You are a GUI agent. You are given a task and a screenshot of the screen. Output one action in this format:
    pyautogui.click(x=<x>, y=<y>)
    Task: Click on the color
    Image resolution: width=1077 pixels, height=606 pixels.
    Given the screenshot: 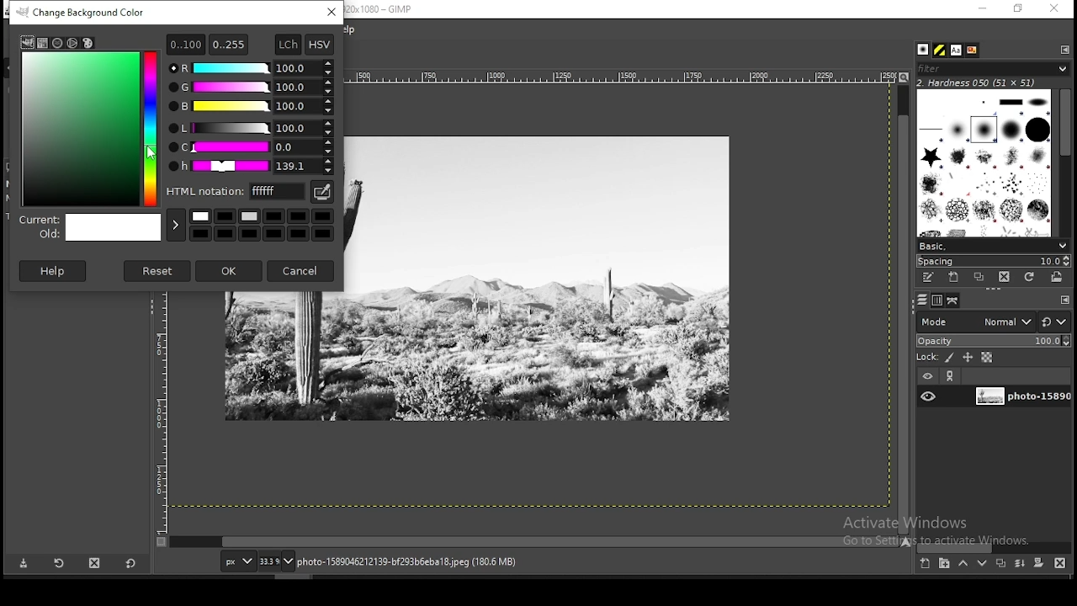 What is the action you would take?
    pyautogui.click(x=264, y=223)
    